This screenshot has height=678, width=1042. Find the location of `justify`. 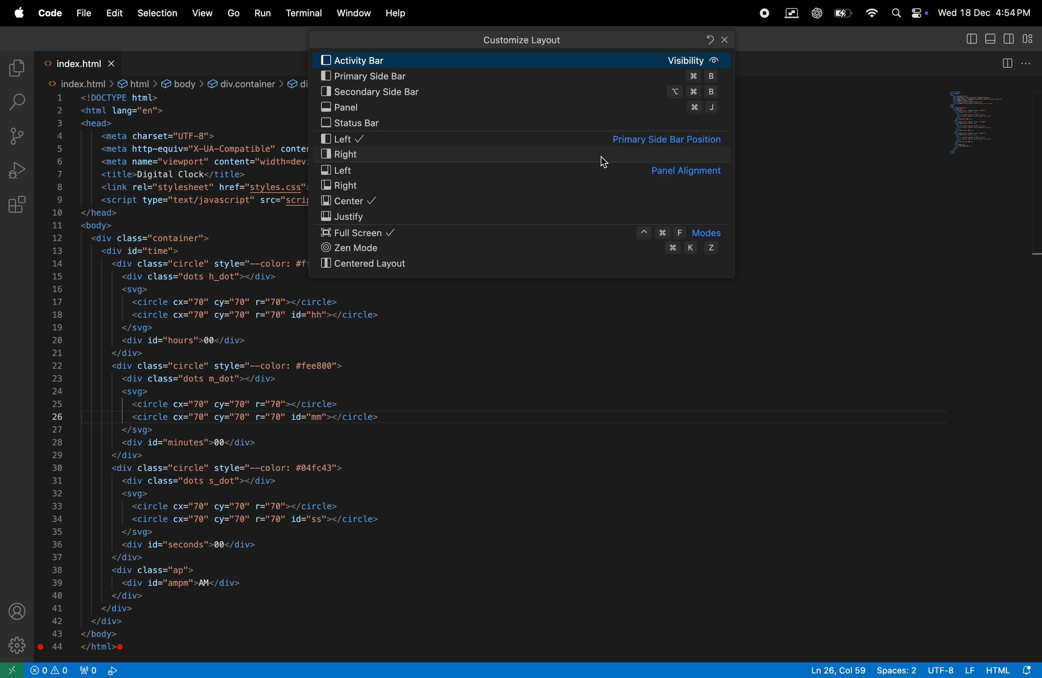

justify is located at coordinates (525, 216).